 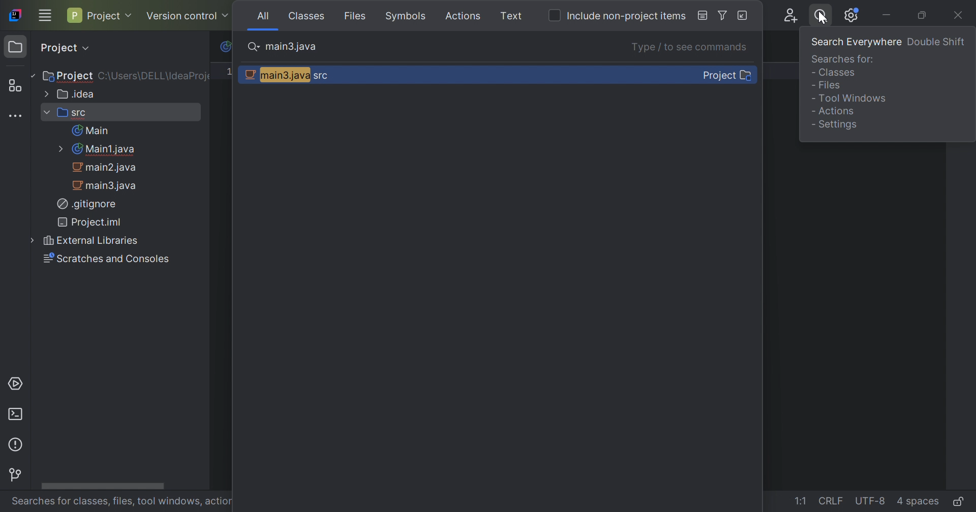 I want to click on - Classes, so click(x=835, y=75).